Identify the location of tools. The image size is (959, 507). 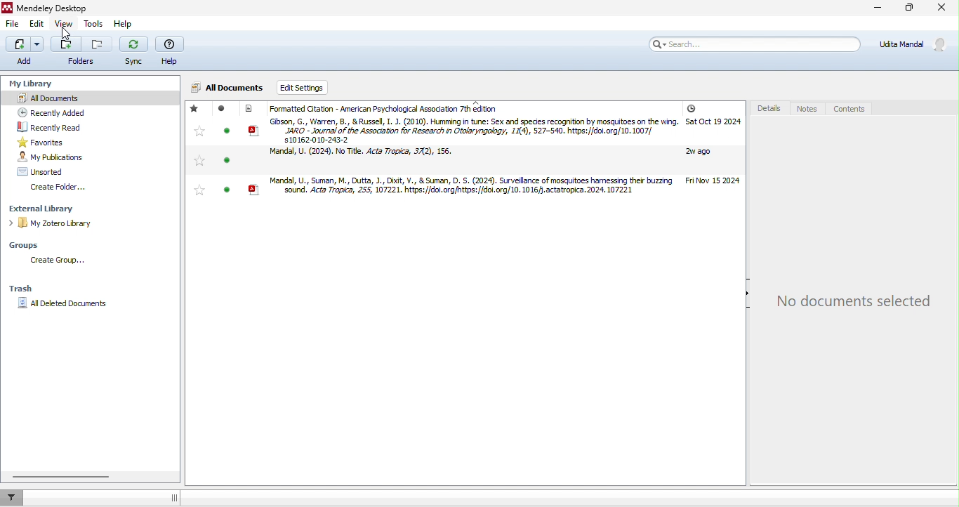
(94, 25).